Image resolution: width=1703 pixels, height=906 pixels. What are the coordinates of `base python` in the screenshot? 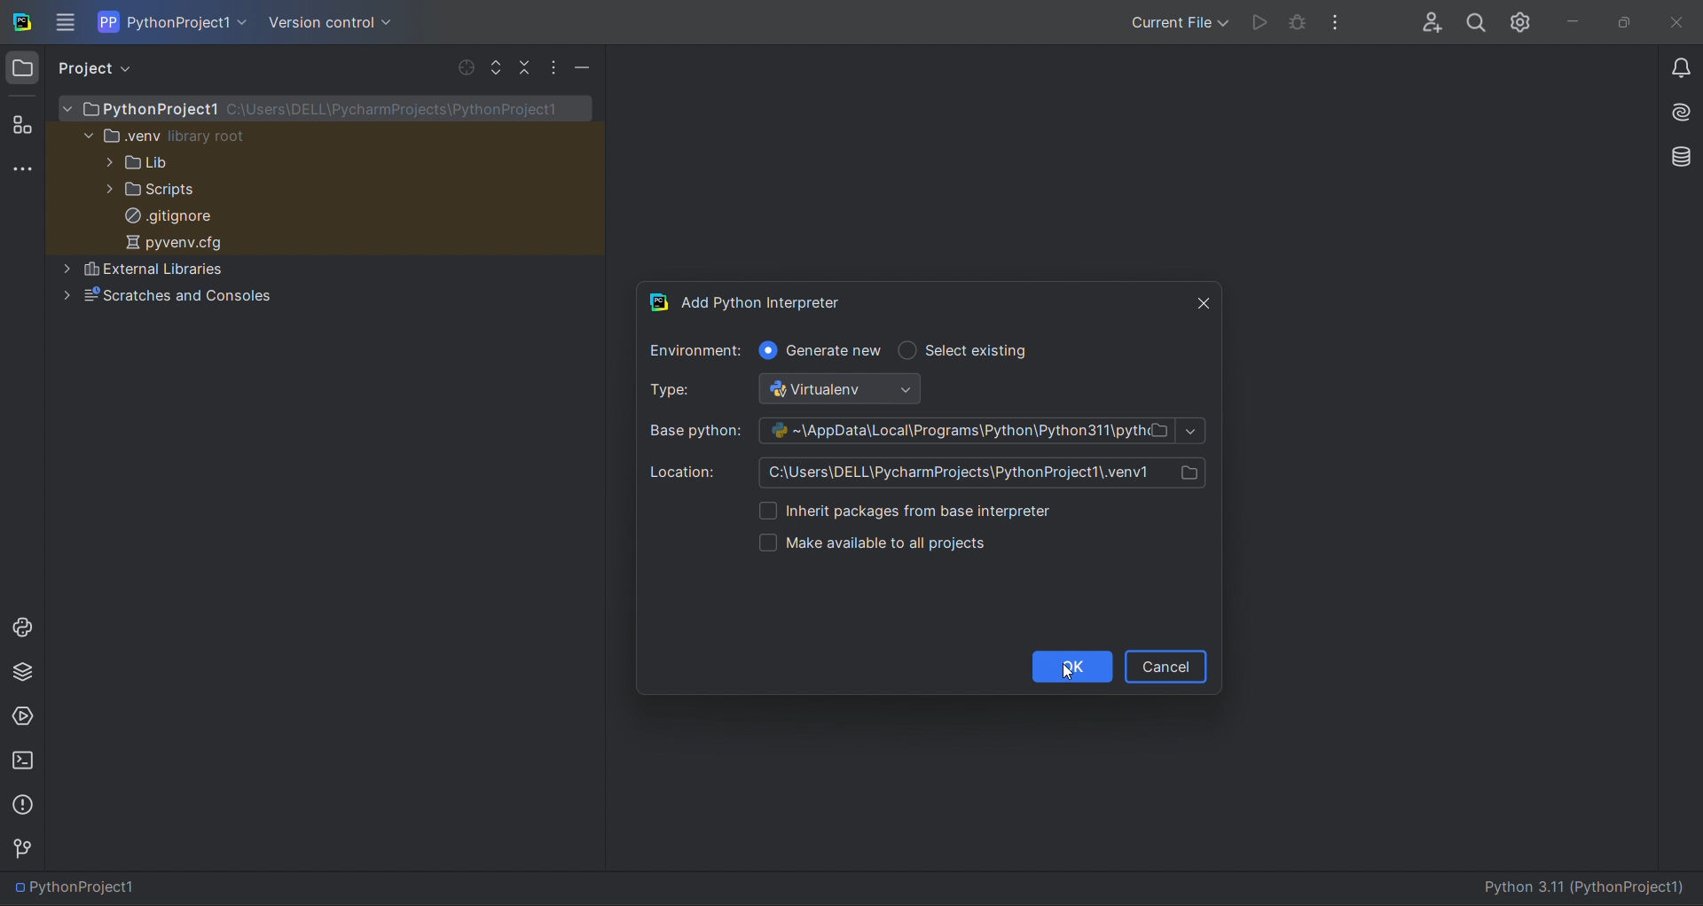 It's located at (925, 429).